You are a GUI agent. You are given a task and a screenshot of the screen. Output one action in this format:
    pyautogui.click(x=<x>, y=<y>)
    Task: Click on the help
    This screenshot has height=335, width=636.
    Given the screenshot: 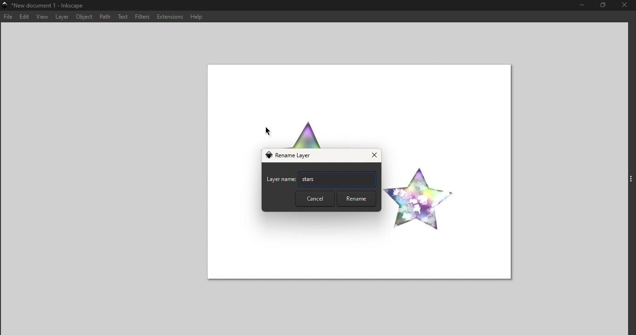 What is the action you would take?
    pyautogui.click(x=195, y=16)
    